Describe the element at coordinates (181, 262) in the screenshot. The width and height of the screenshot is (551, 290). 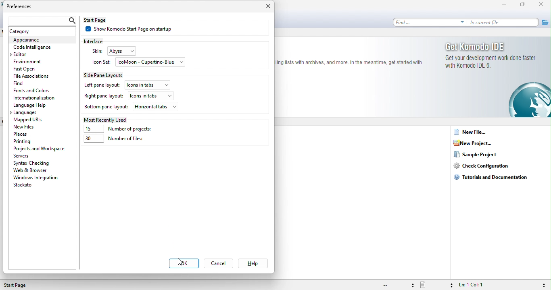
I see `cursor` at that location.